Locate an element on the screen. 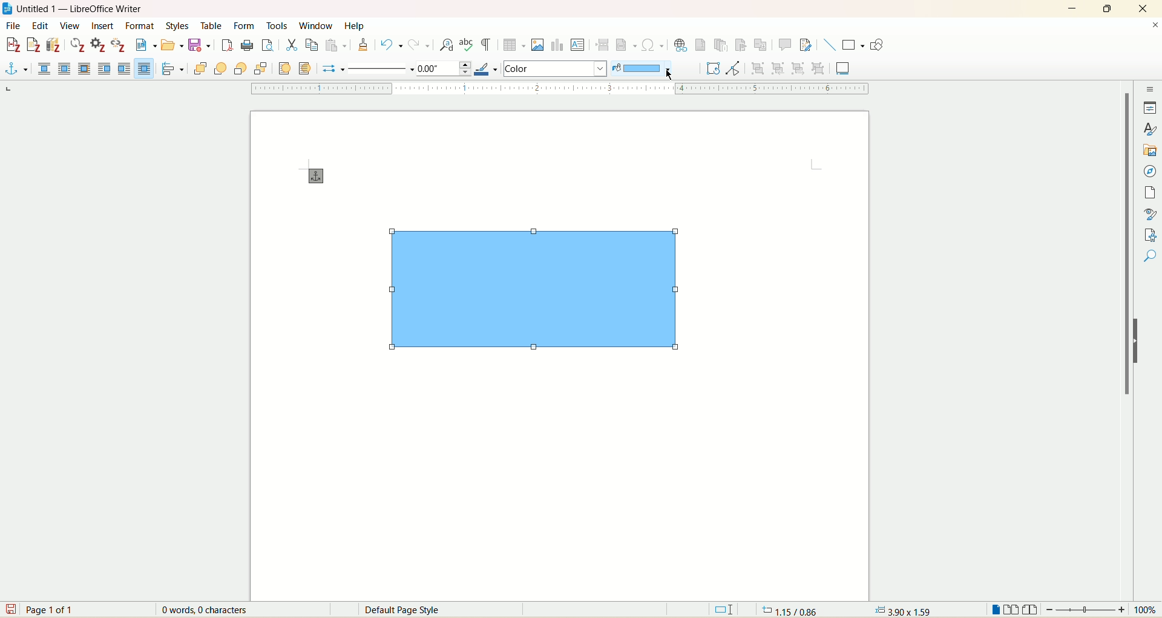  insert footnote is located at coordinates (700, 45).